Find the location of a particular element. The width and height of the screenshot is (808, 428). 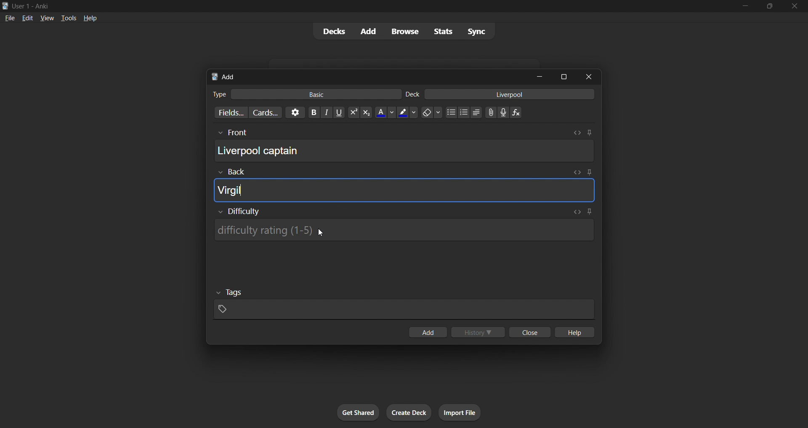

 is located at coordinates (232, 133).